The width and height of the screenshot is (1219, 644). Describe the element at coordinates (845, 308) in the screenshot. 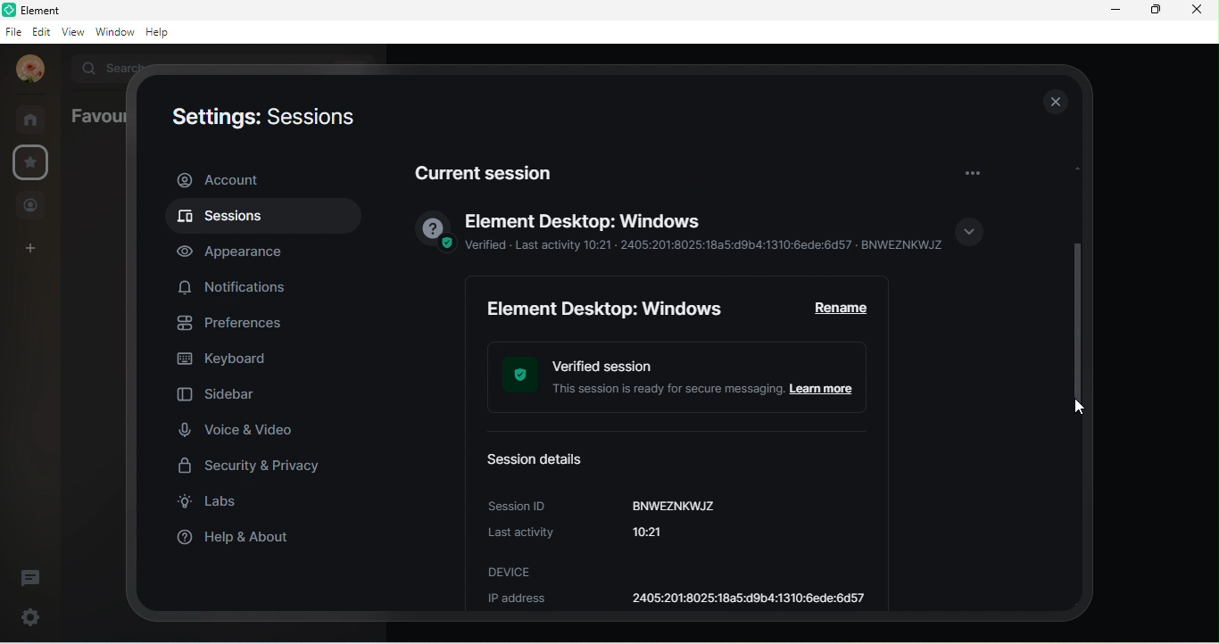

I see `rename` at that location.